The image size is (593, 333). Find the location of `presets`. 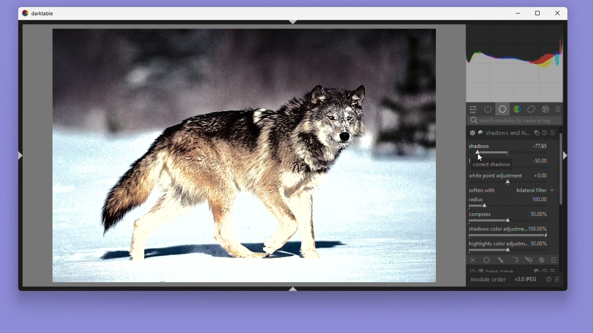

presets is located at coordinates (554, 271).